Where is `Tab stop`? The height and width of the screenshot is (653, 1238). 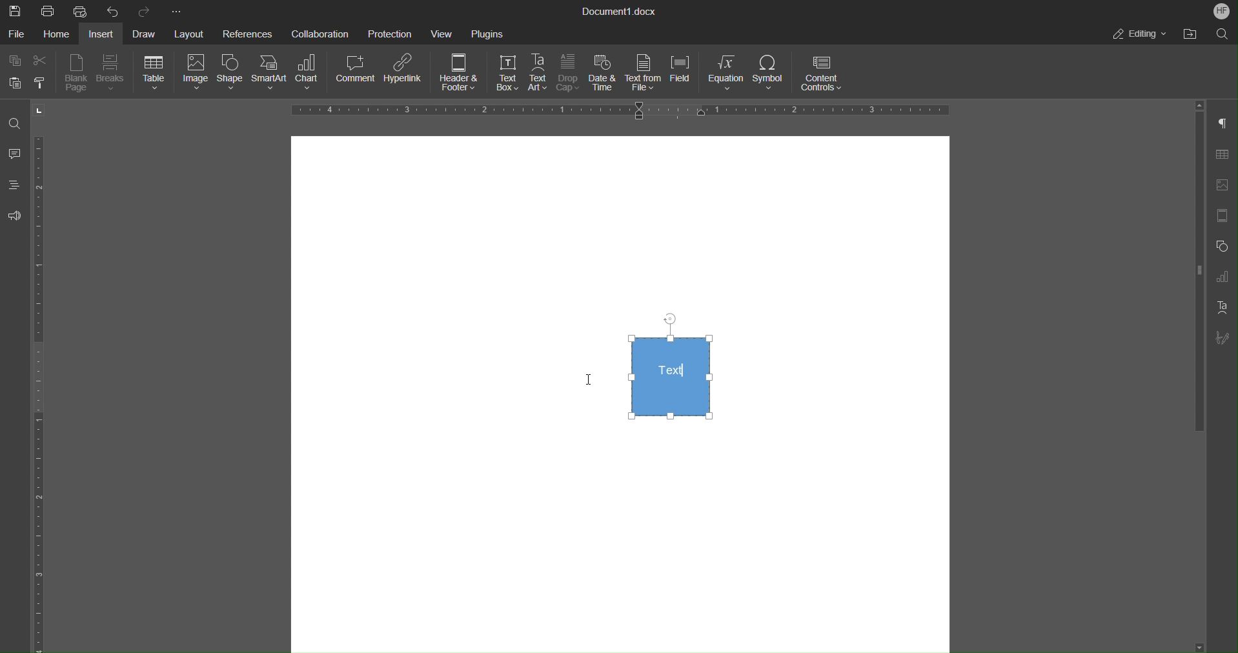
Tab stop is located at coordinates (40, 110).